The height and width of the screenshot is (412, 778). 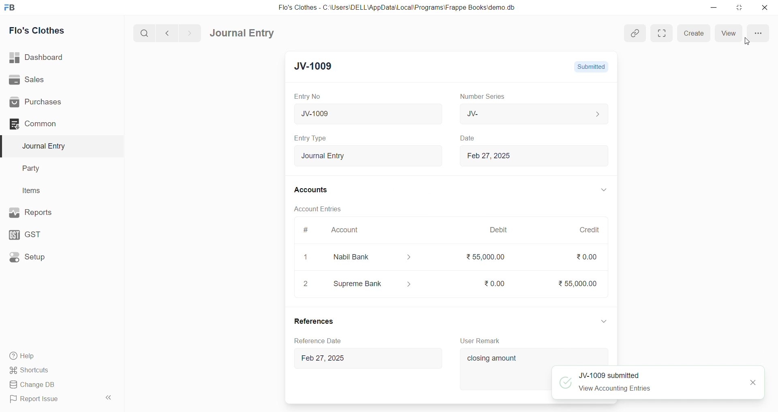 What do you see at coordinates (484, 258) in the screenshot?
I see `₹55000.00` at bounding box center [484, 258].